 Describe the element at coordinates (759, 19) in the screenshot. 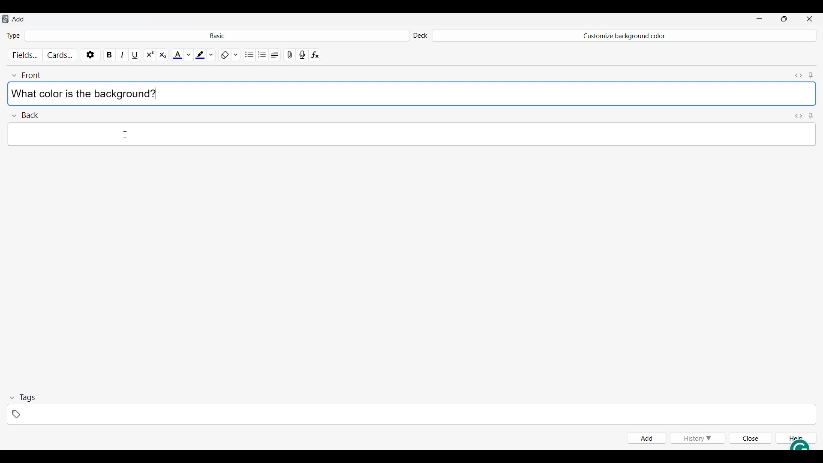

I see `Minimize` at that location.